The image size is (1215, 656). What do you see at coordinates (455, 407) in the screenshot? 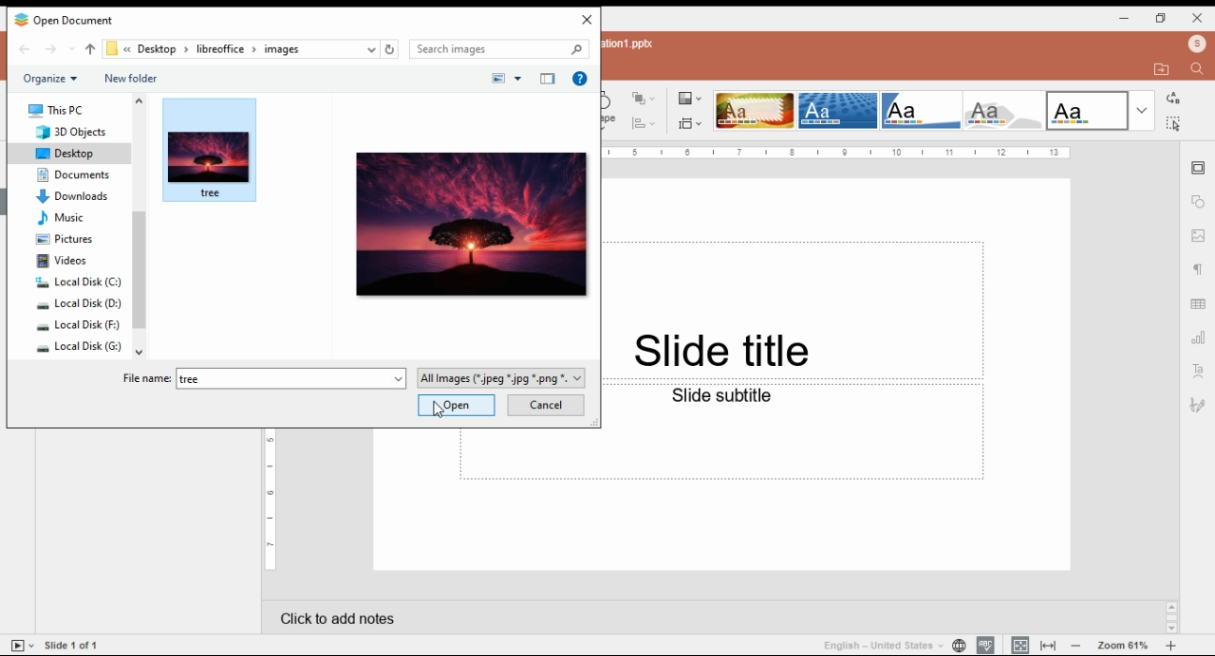
I see `open` at bounding box center [455, 407].